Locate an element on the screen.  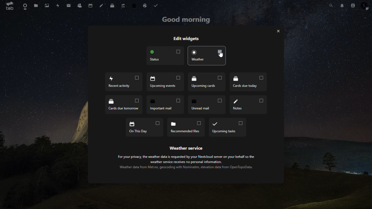
tasks is located at coordinates (156, 5).